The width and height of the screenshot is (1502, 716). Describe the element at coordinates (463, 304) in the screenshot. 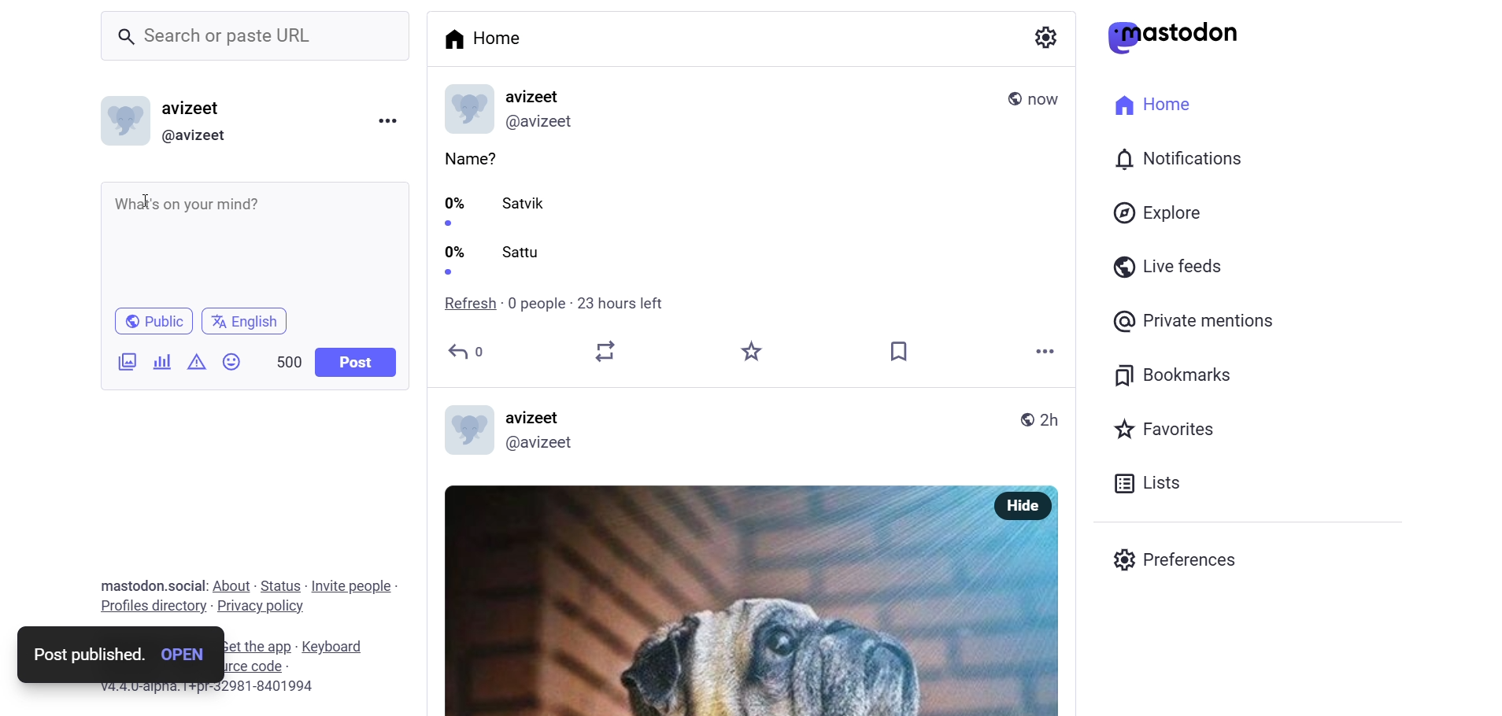

I see `refresh` at that location.